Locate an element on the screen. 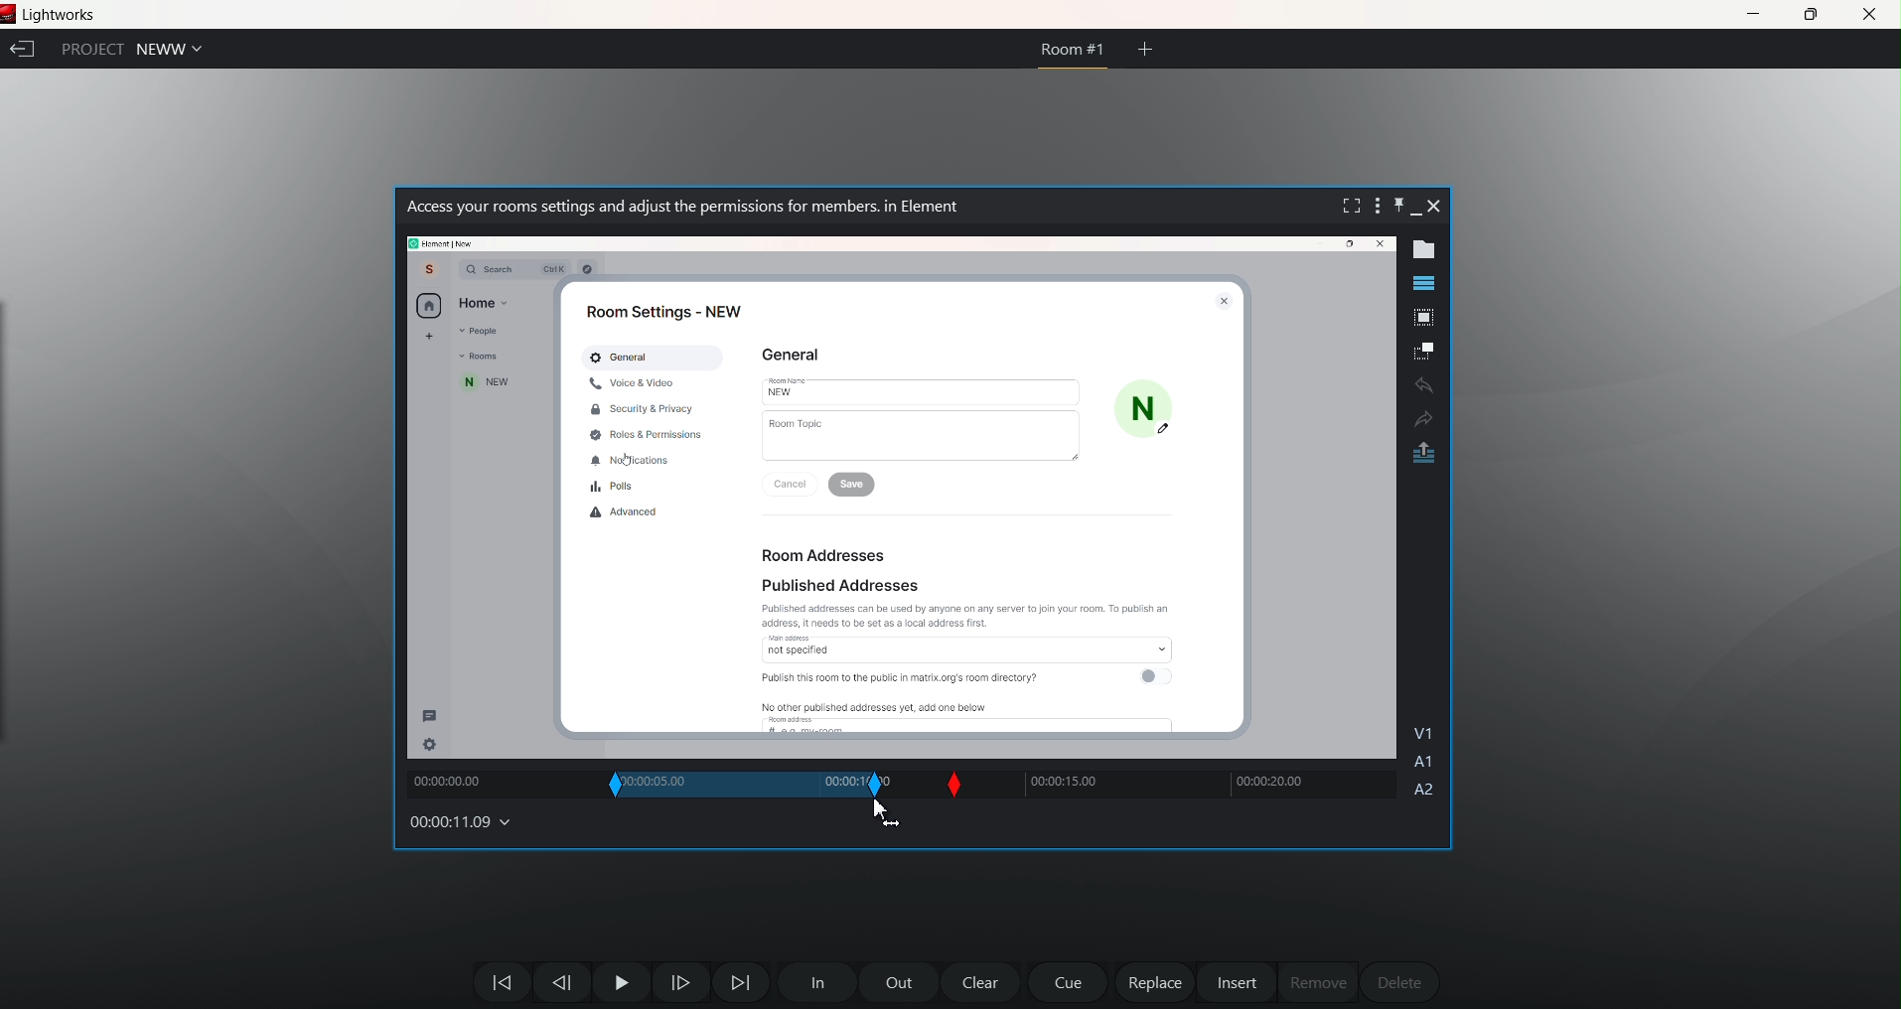  Security & Privacy is located at coordinates (643, 408).